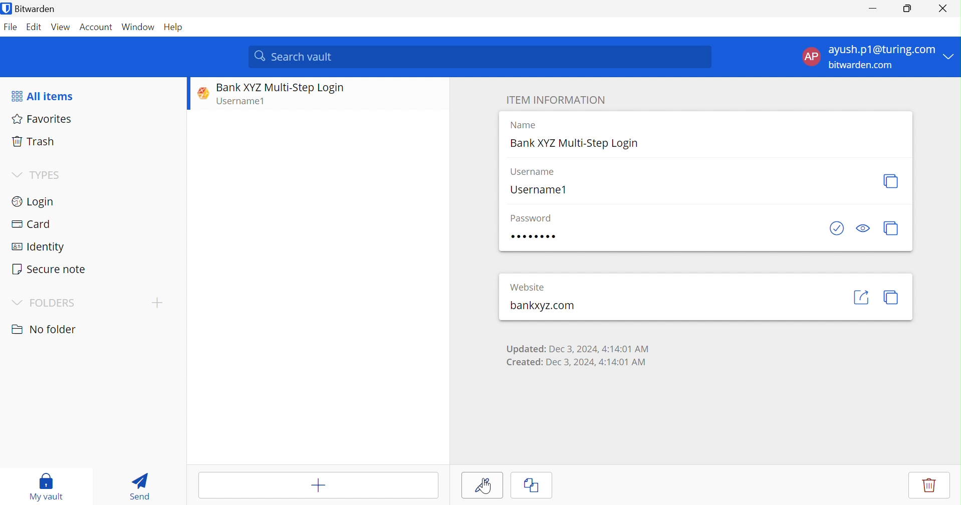 This screenshot has height=505, width=961. What do you see at coordinates (482, 485) in the screenshot?
I see `Edit` at bounding box center [482, 485].